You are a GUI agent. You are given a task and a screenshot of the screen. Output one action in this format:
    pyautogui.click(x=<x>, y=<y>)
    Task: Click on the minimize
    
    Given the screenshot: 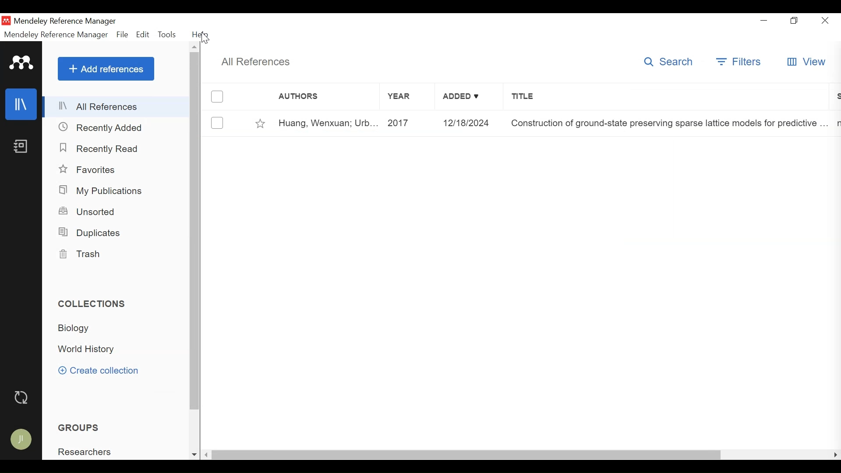 What is the action you would take?
    pyautogui.click(x=764, y=22)
    